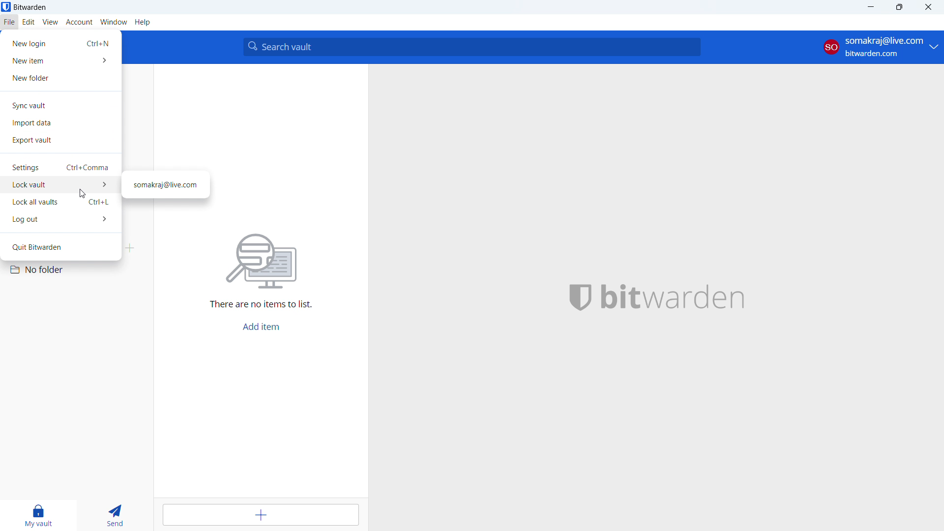 The image size is (944, 531). Describe the element at coordinates (261, 515) in the screenshot. I see `add` at that location.